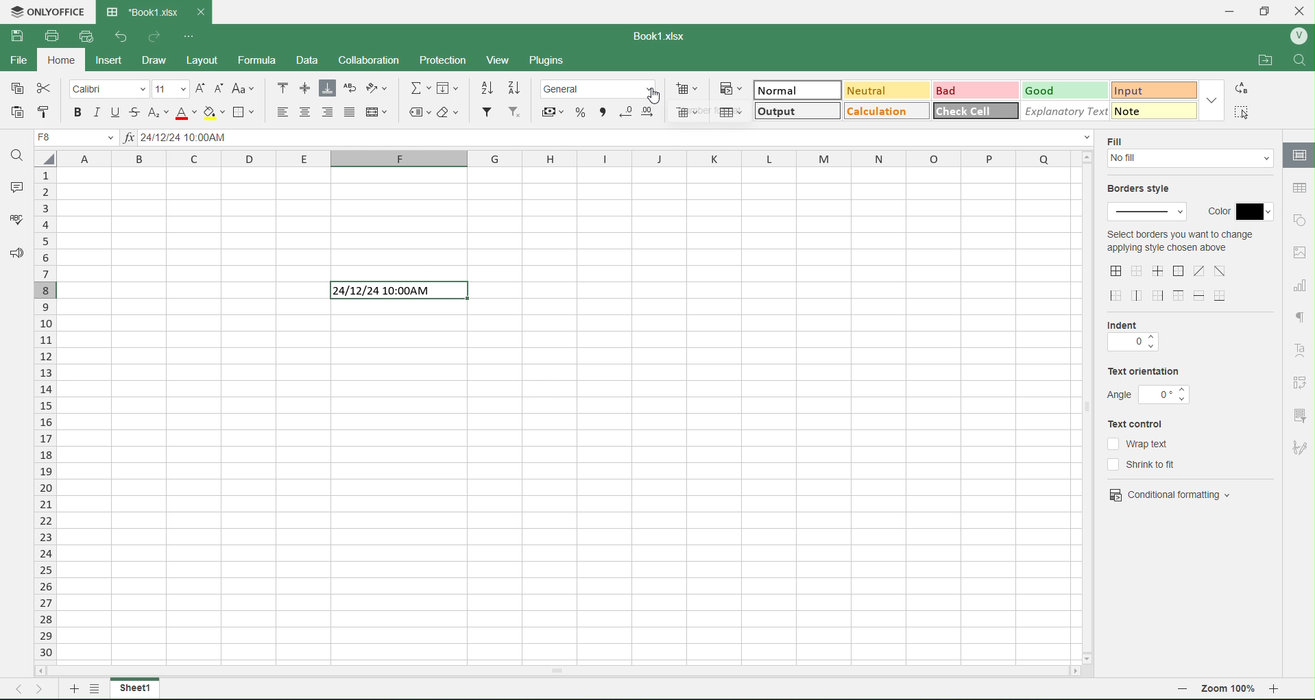 This screenshot has width=1315, height=700. Describe the element at coordinates (1299, 219) in the screenshot. I see `shapes` at that location.